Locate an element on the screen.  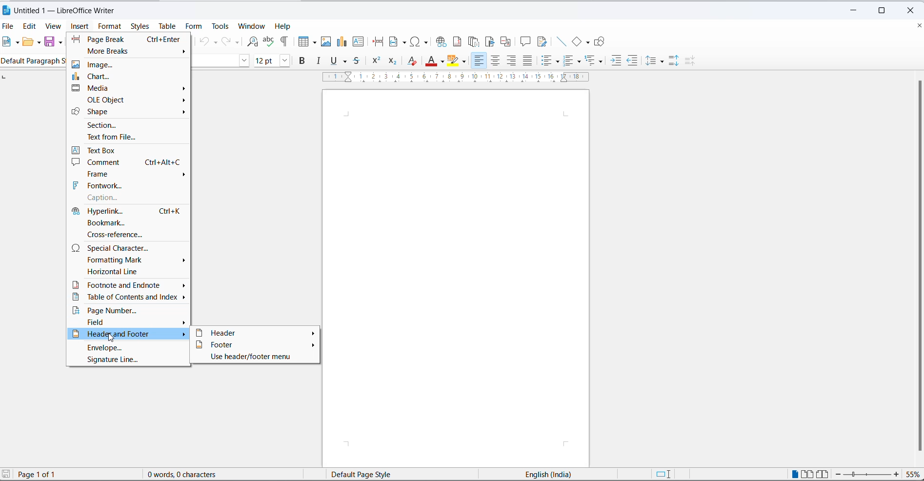
caption is located at coordinates (131, 198).